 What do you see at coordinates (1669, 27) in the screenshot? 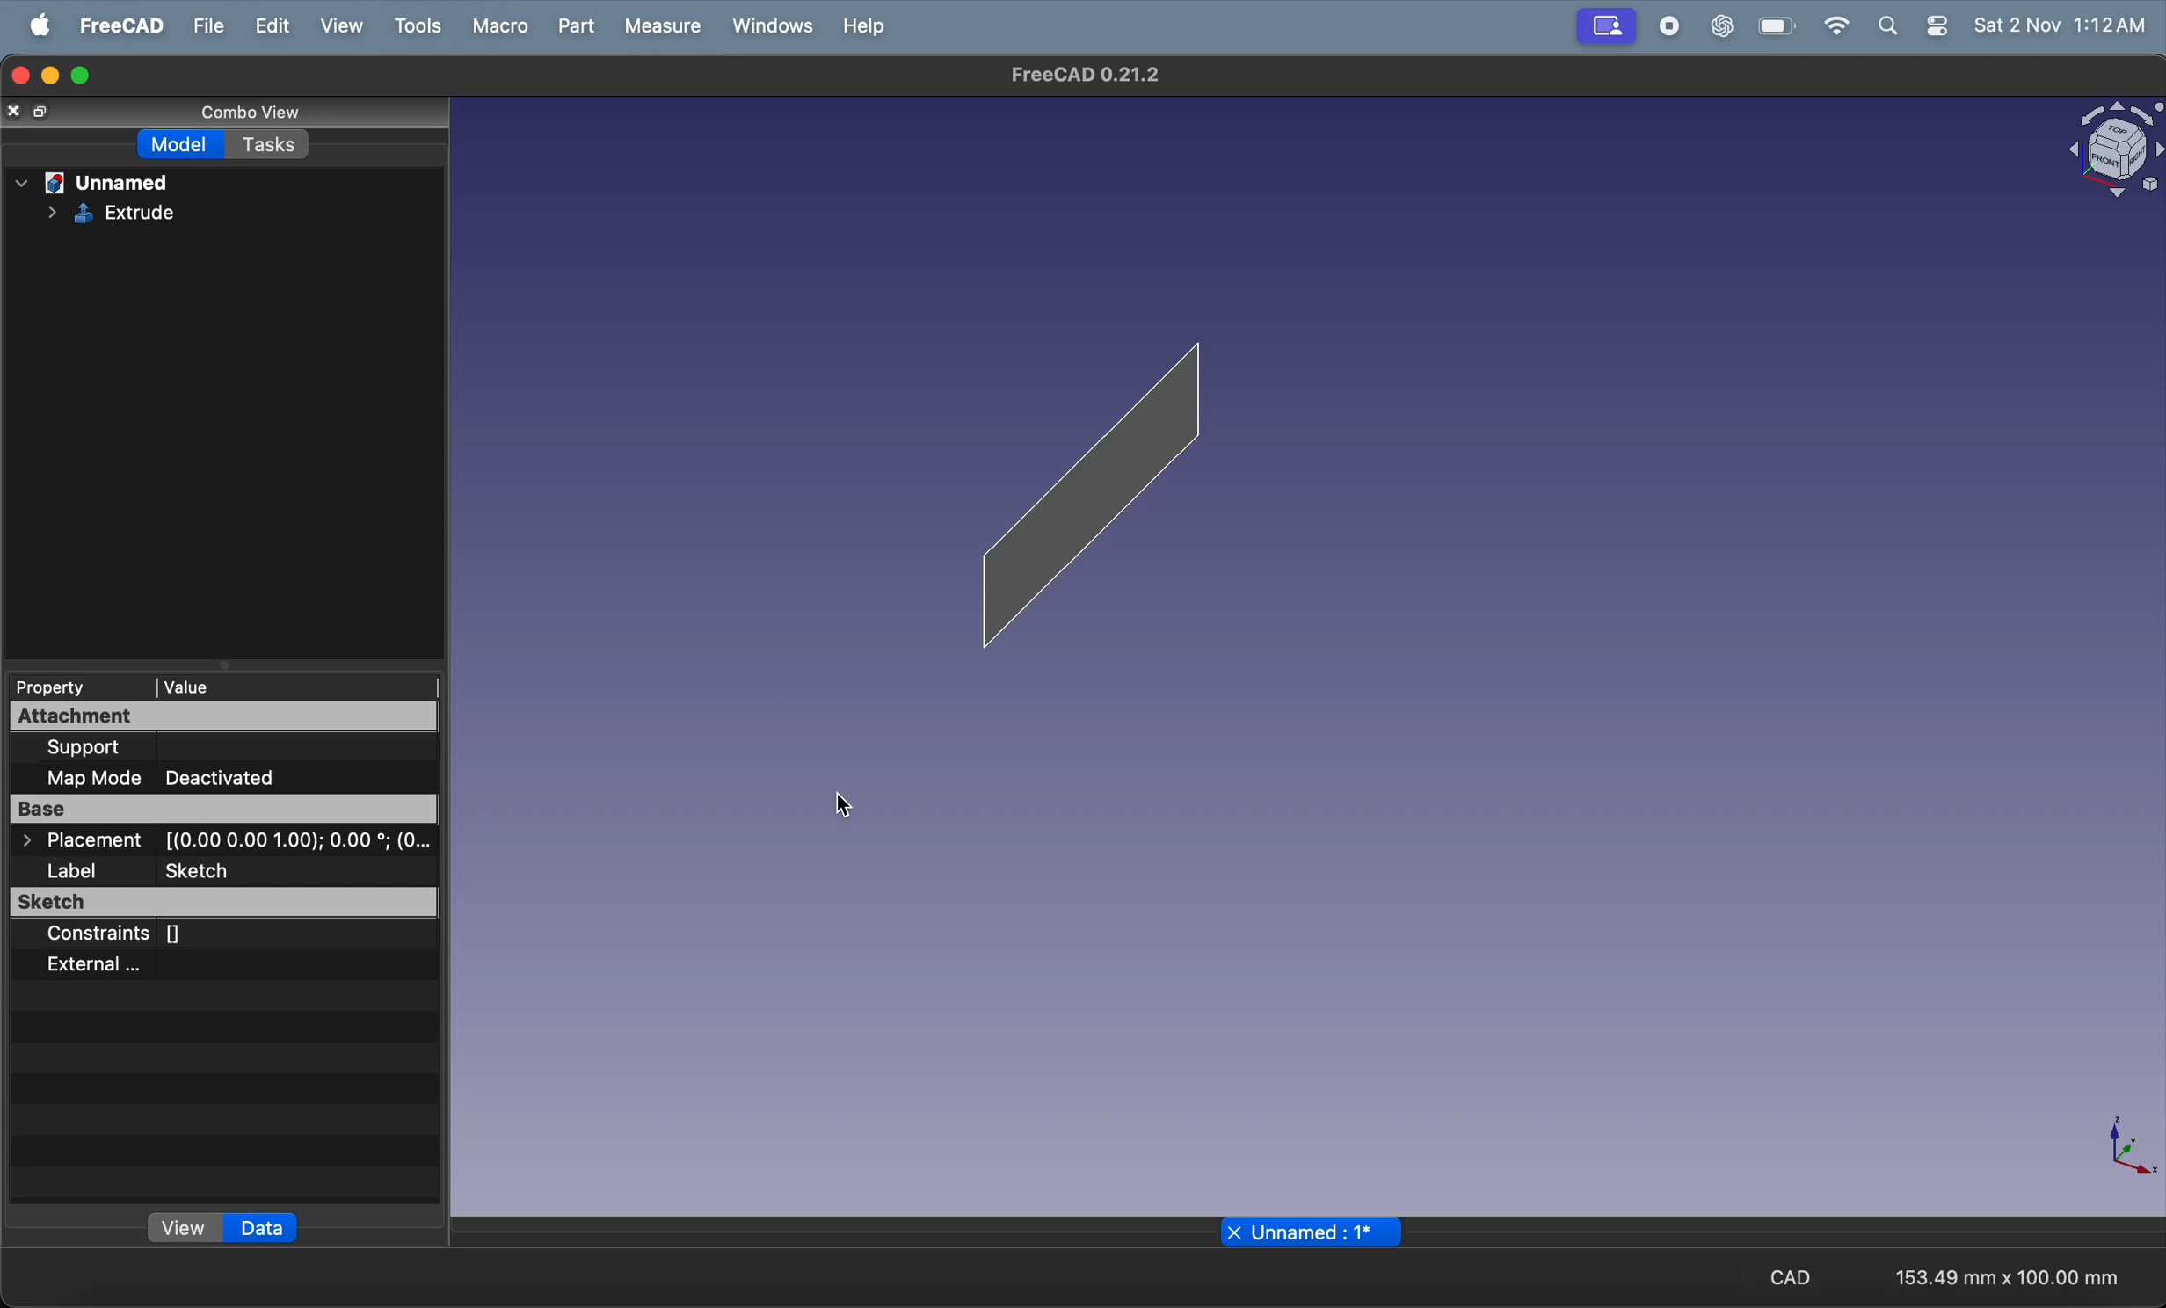
I see `record` at bounding box center [1669, 27].